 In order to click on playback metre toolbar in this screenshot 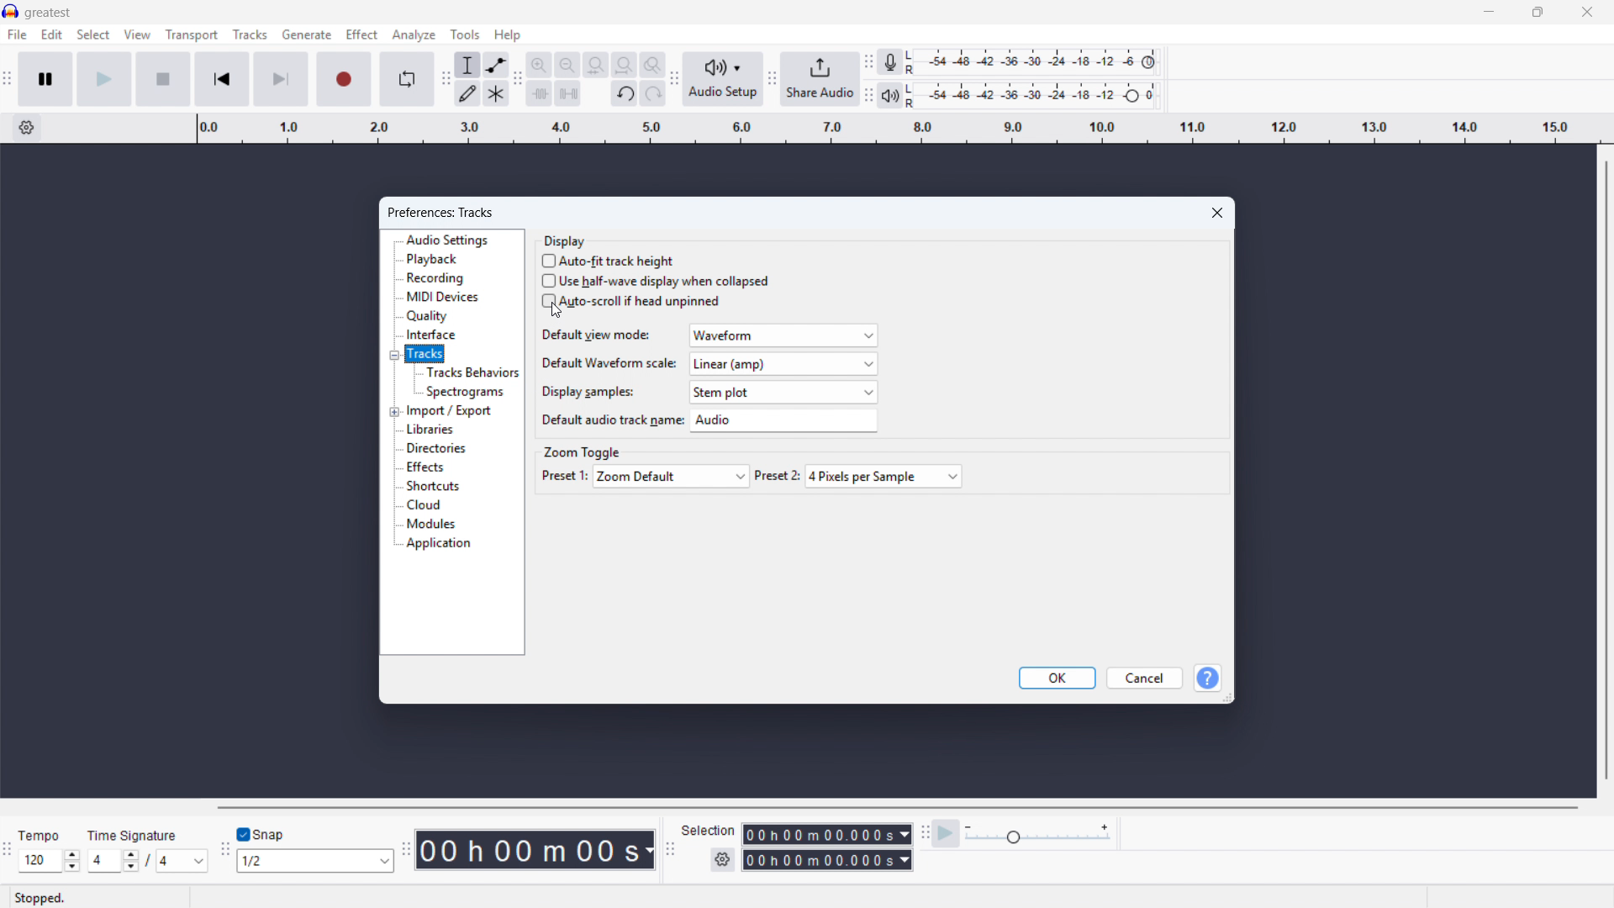, I will do `click(868, 97)`.